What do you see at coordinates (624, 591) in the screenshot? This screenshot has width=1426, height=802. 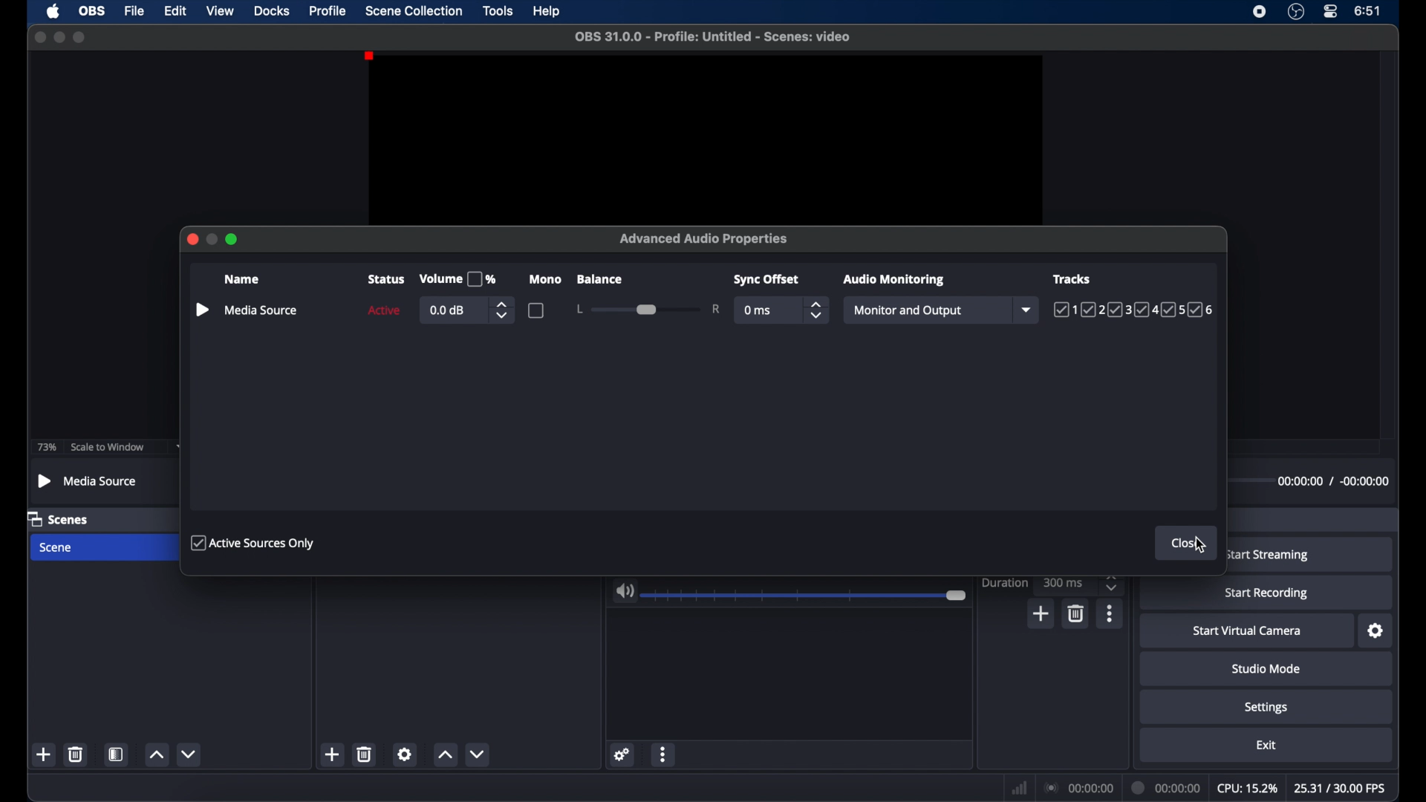 I see `volume` at bounding box center [624, 591].